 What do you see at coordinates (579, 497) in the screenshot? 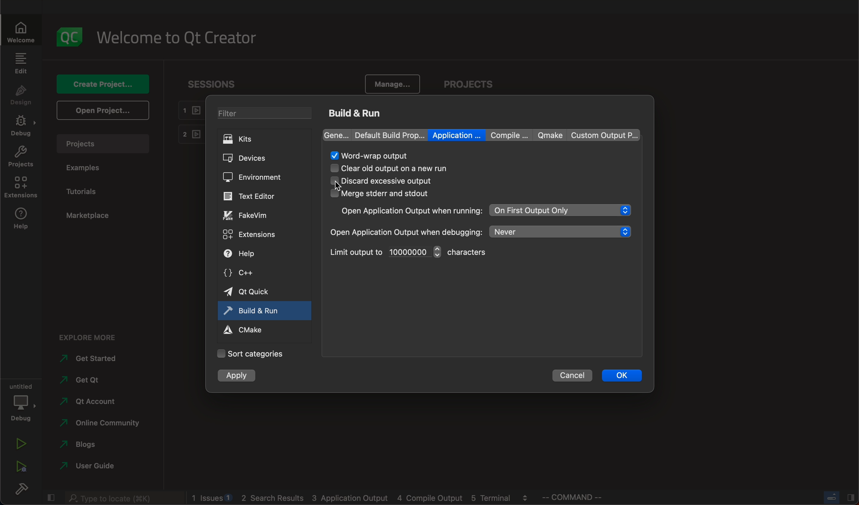
I see `command` at bounding box center [579, 497].